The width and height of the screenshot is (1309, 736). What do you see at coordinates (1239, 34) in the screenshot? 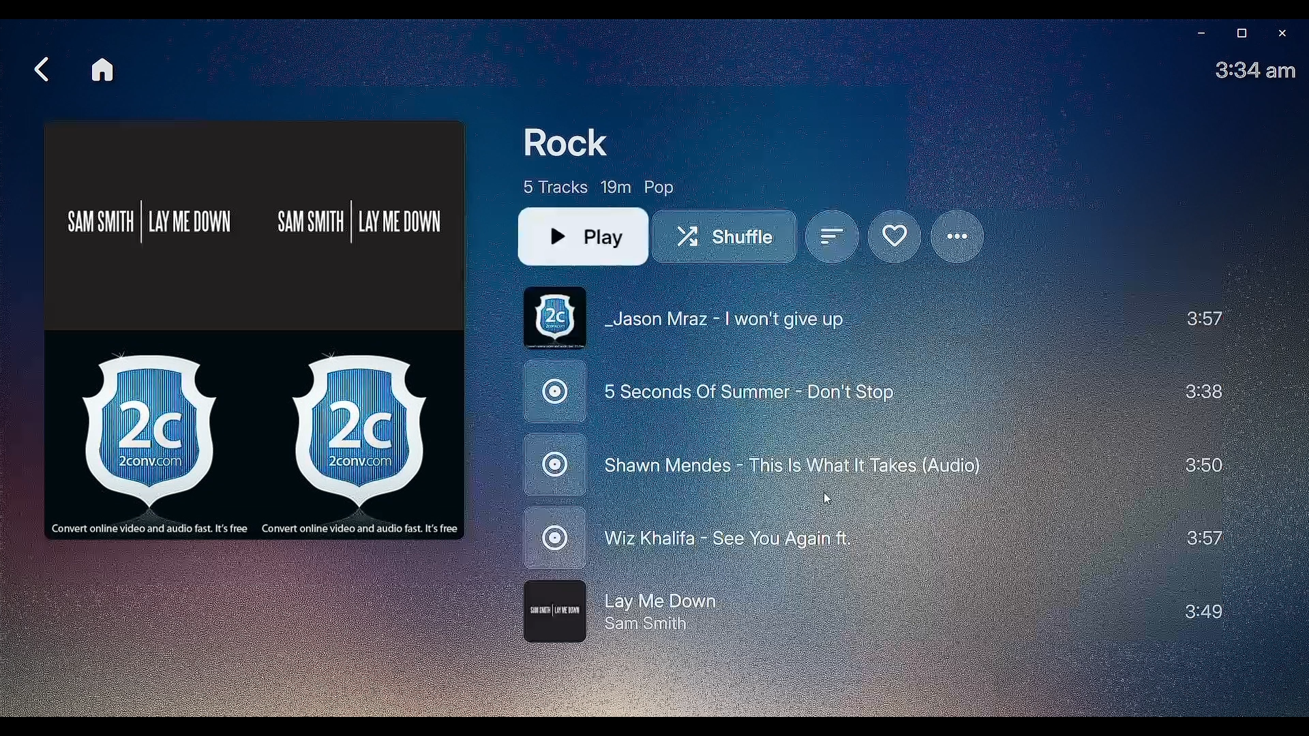
I see `Restore` at bounding box center [1239, 34].